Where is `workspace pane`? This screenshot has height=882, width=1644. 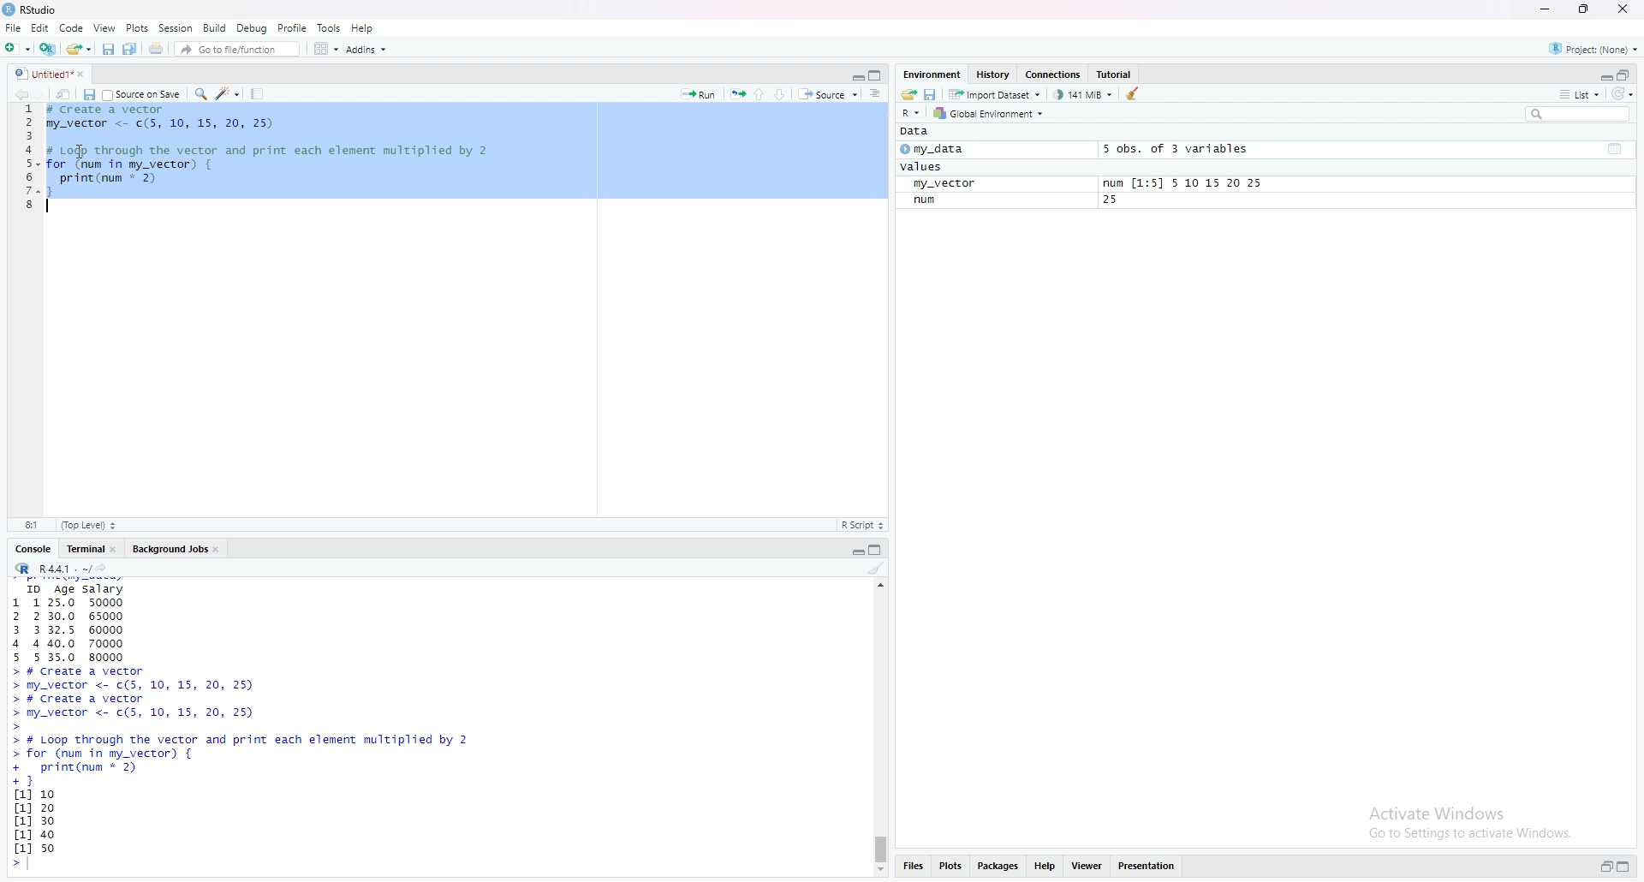 workspace pane is located at coordinates (322, 49).